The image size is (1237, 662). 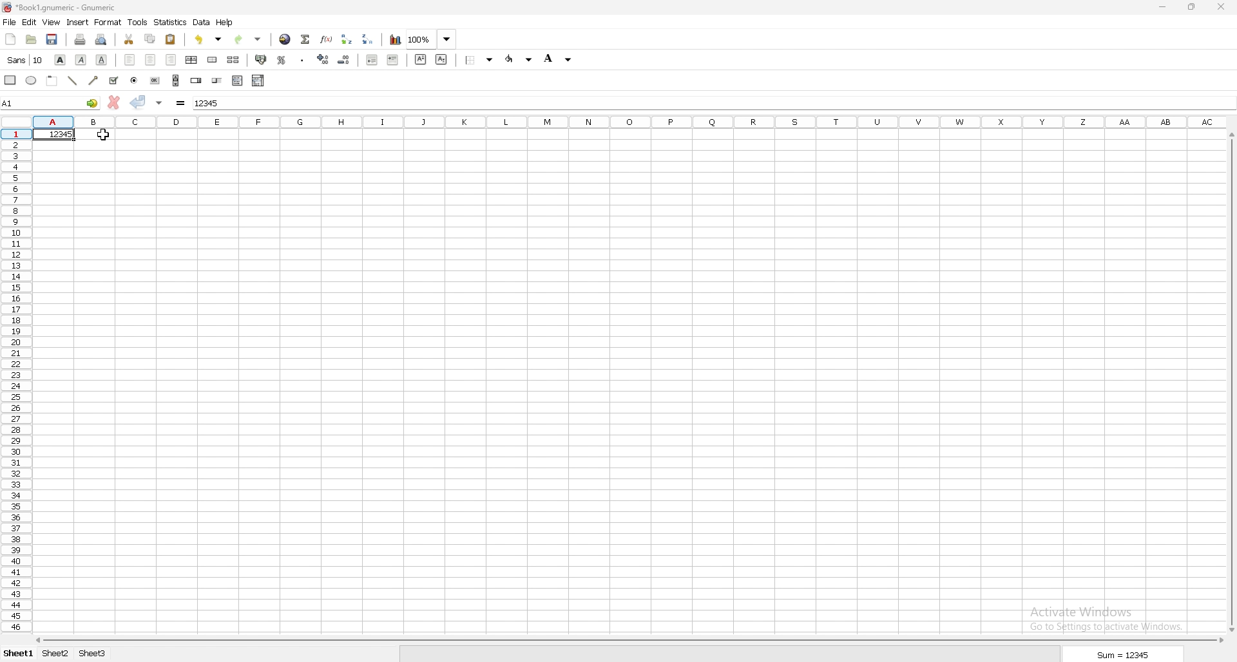 What do you see at coordinates (19, 654) in the screenshot?
I see `sheet 1` at bounding box center [19, 654].